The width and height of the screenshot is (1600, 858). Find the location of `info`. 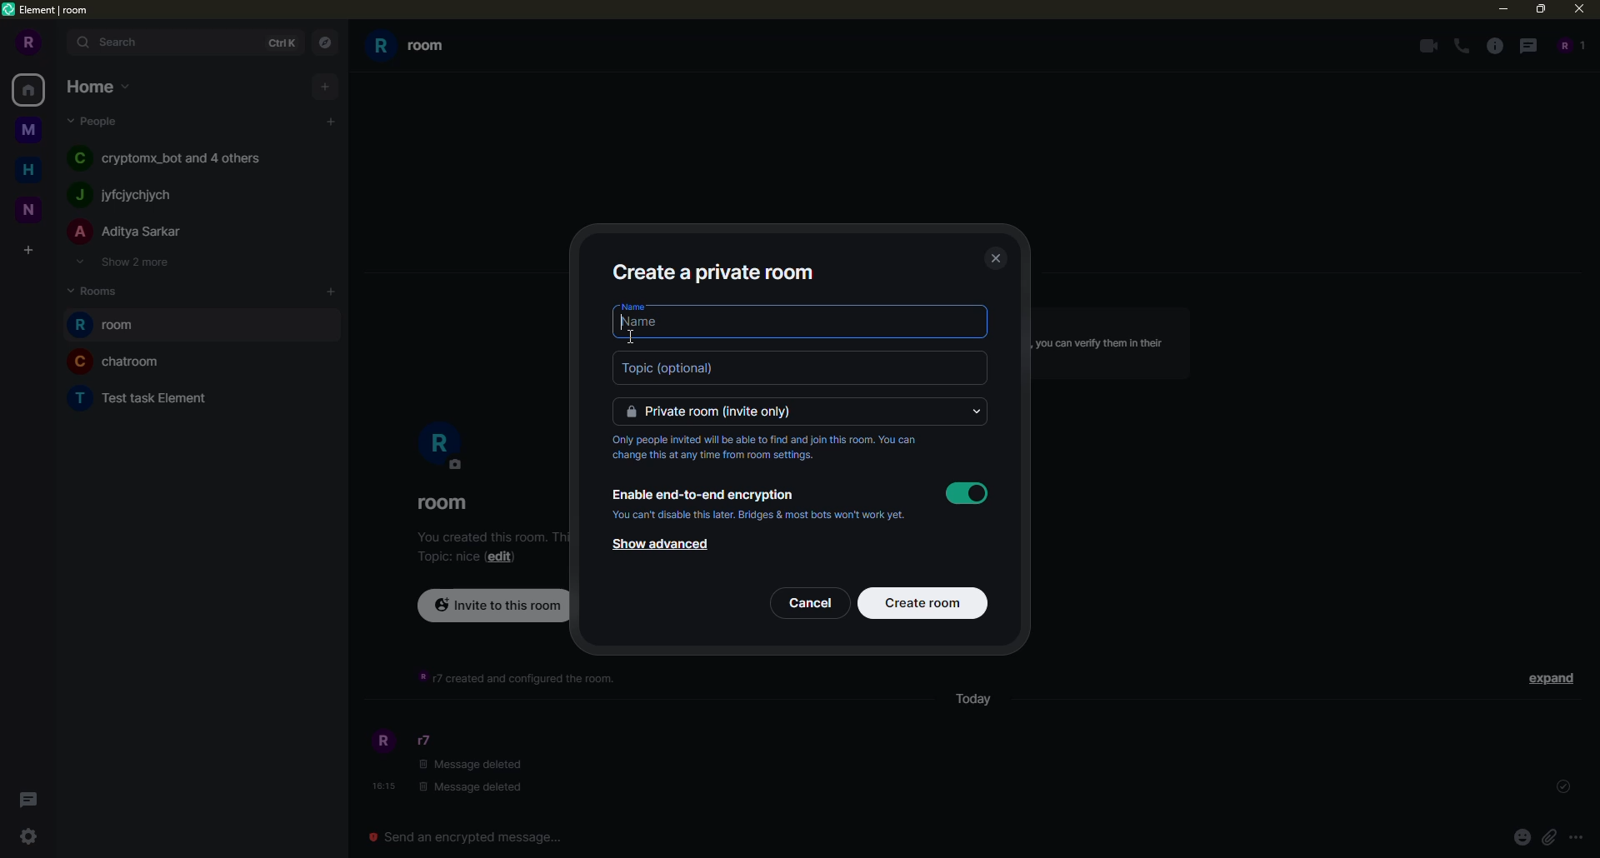

info is located at coordinates (487, 535).